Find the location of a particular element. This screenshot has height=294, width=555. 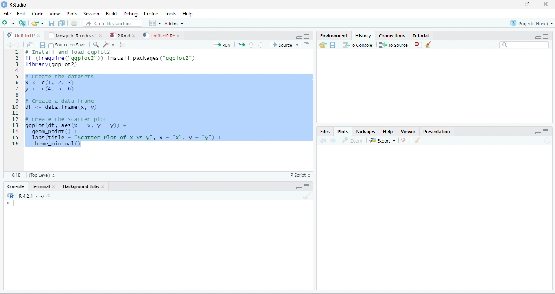

Workspace panes is located at coordinates (154, 23).